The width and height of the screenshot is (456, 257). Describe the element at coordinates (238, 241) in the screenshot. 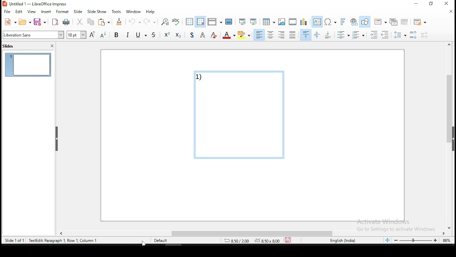

I see `20.49/-0.77` at that location.